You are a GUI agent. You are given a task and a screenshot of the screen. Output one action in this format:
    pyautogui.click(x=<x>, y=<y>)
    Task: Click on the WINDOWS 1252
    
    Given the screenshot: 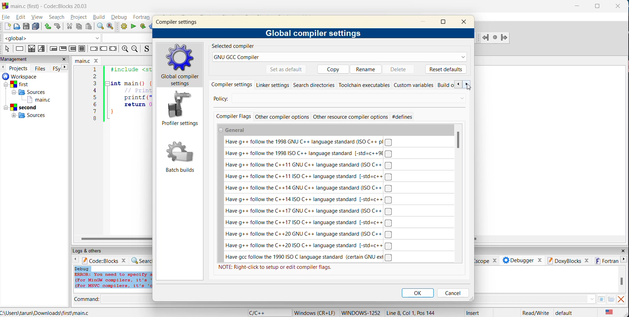 What is the action you would take?
    pyautogui.click(x=360, y=313)
    